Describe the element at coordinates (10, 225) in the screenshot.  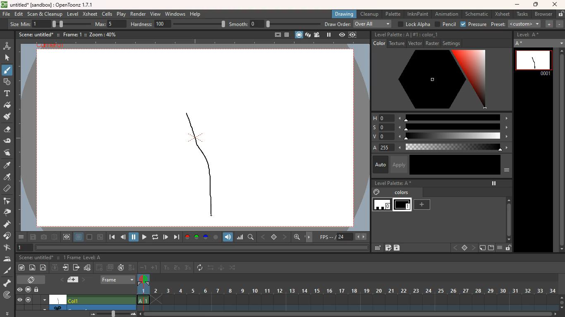
I see `pump` at that location.